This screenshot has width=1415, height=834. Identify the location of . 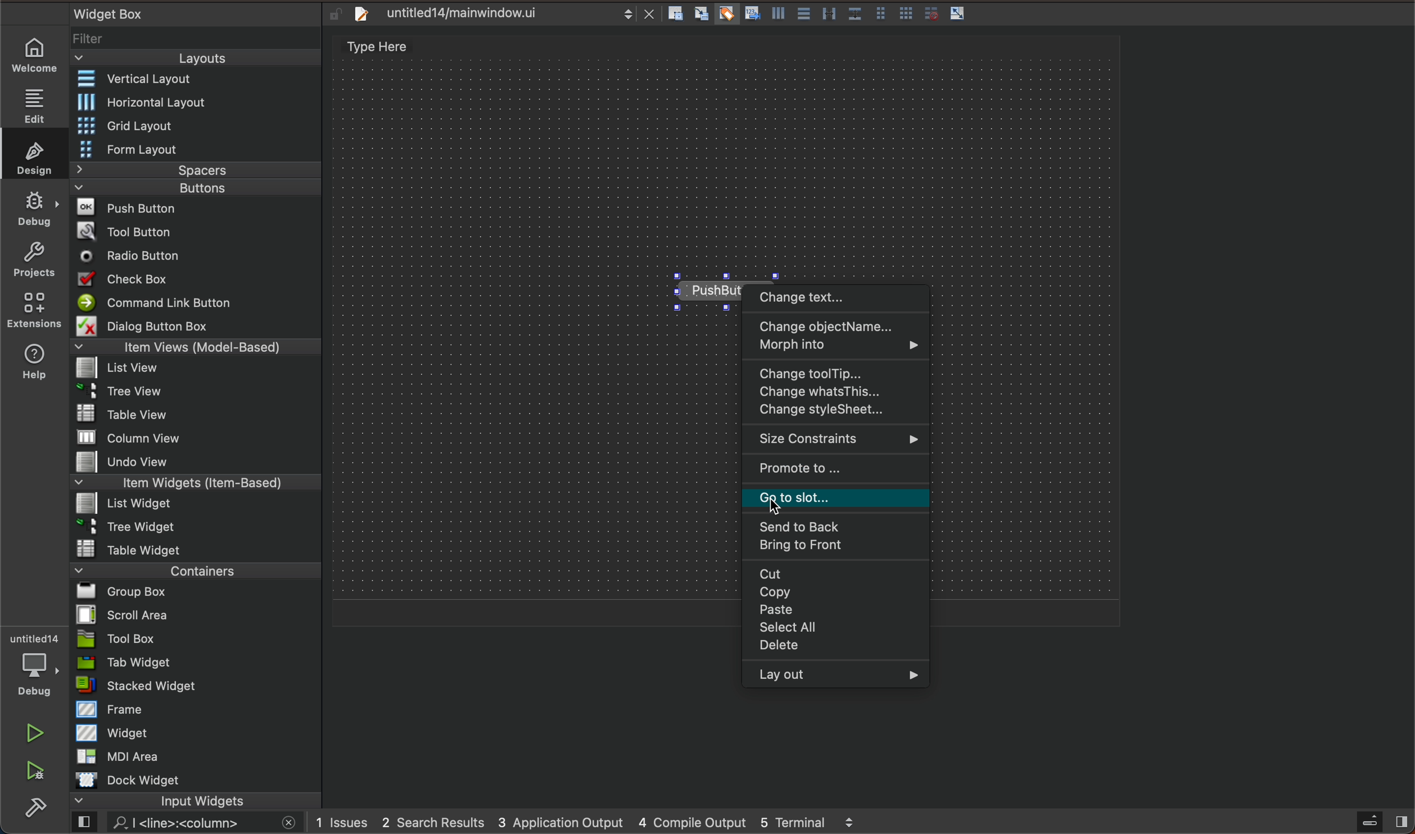
(880, 13).